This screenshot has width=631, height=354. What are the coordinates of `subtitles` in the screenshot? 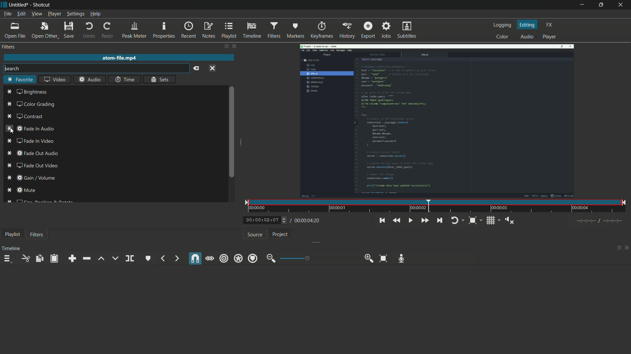 It's located at (407, 30).